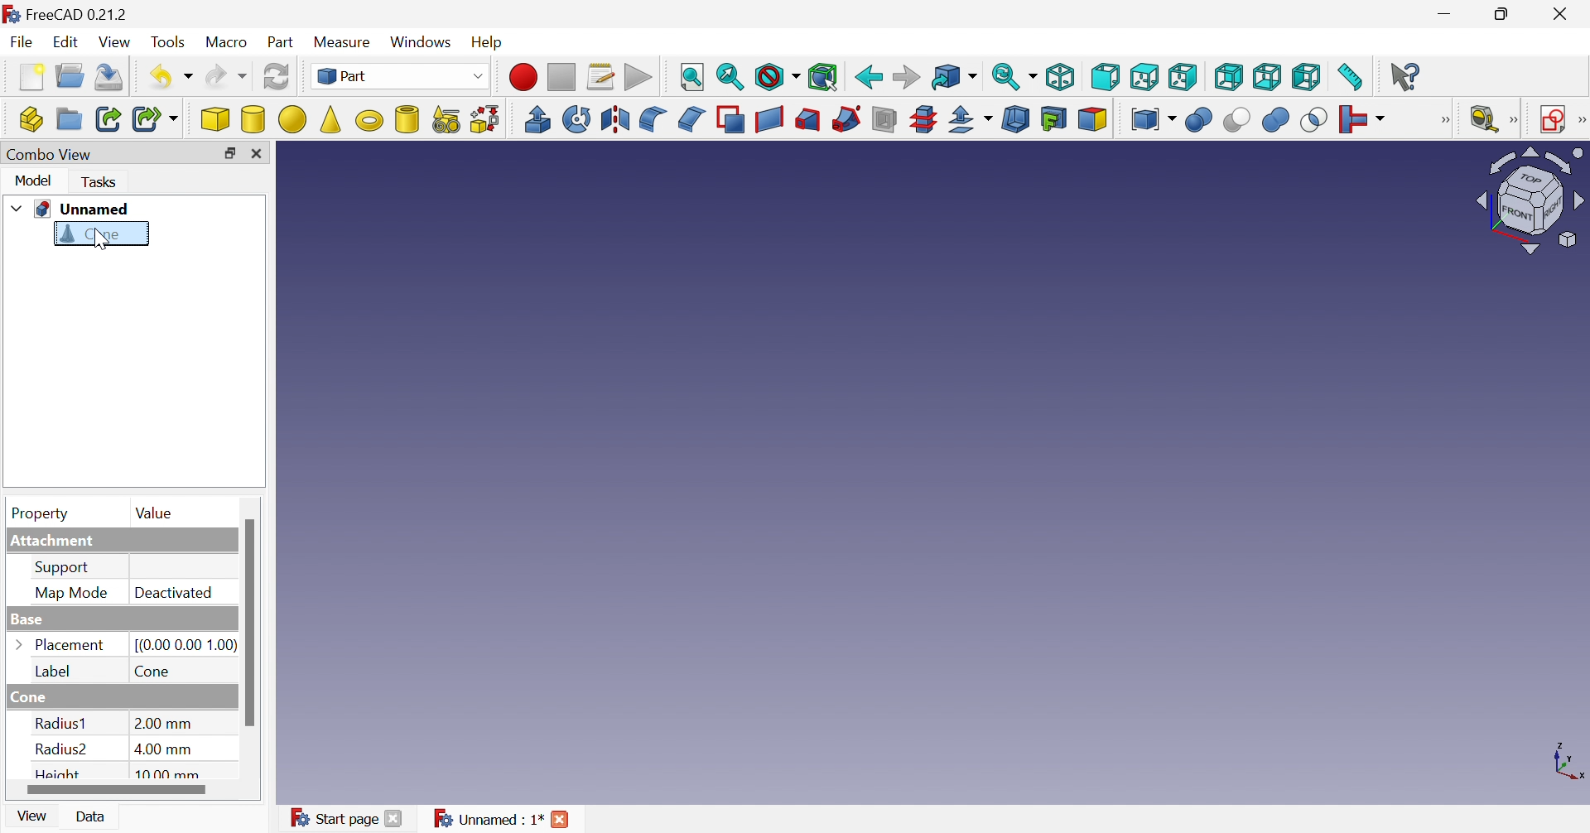 The image size is (1590, 833). Describe the element at coordinates (94, 236) in the screenshot. I see `Cone` at that location.